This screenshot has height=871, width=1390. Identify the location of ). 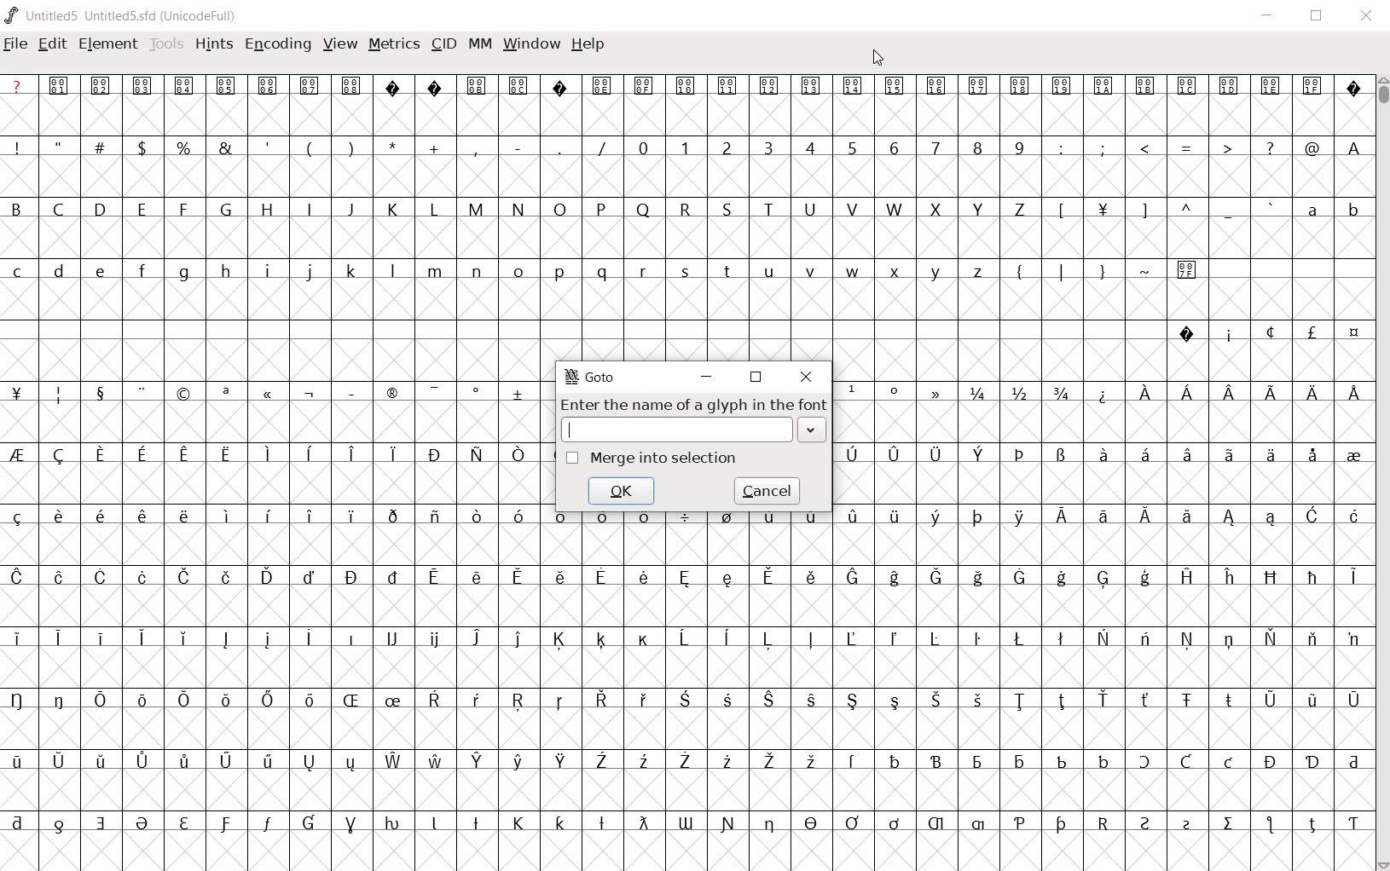
(353, 147).